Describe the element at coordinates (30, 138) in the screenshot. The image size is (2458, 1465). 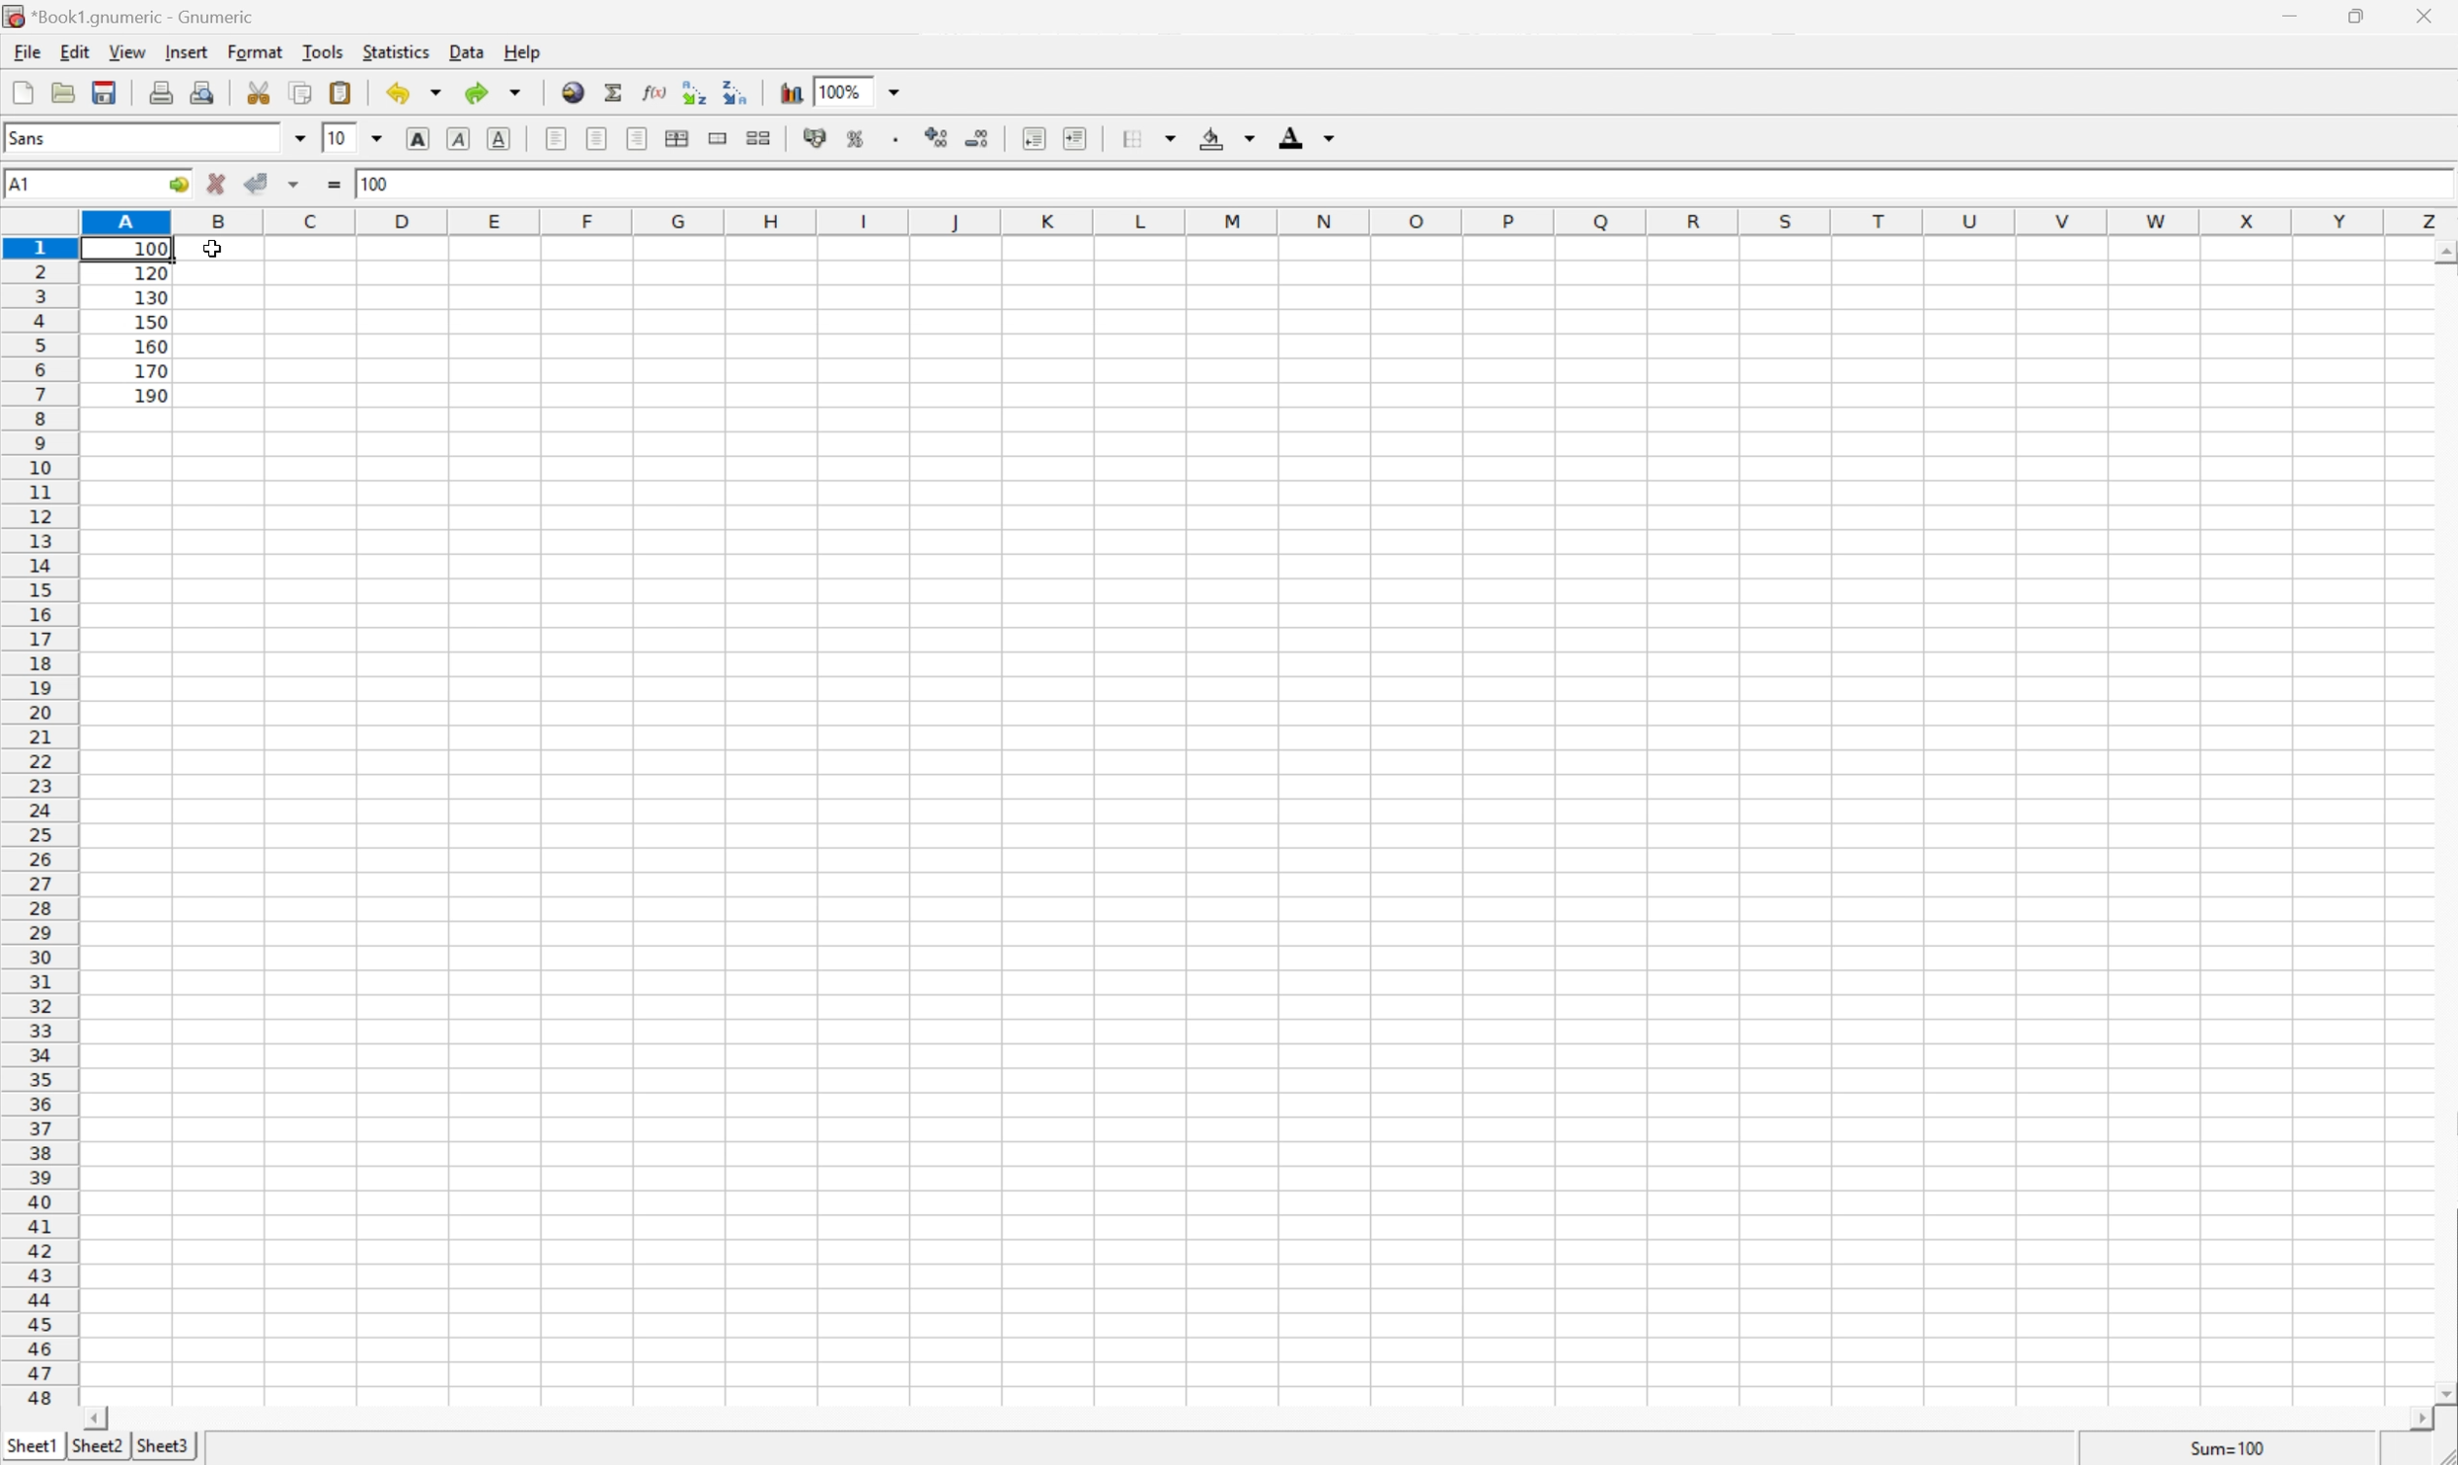
I see `Sans` at that location.